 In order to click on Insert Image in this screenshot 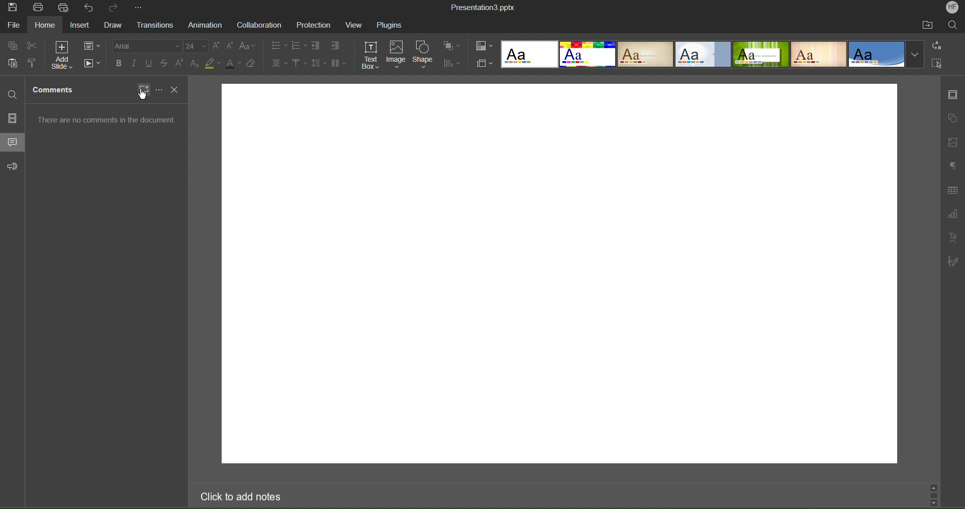, I will do `click(953, 144)`.